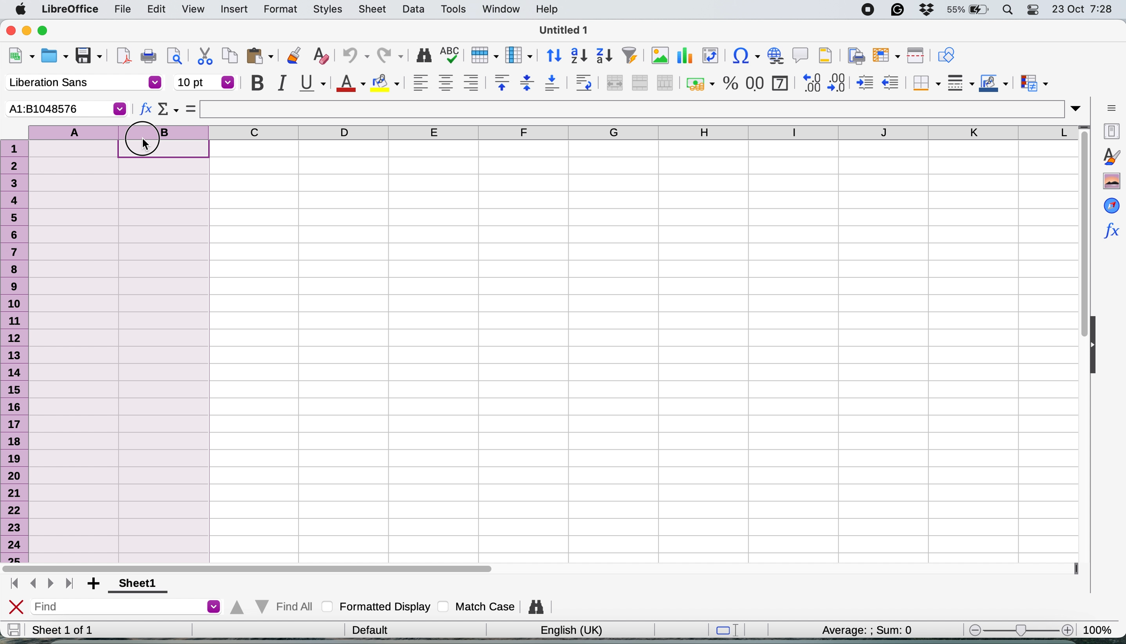 This screenshot has width=1126, height=644. I want to click on sheet 1 of 1, so click(79, 630).